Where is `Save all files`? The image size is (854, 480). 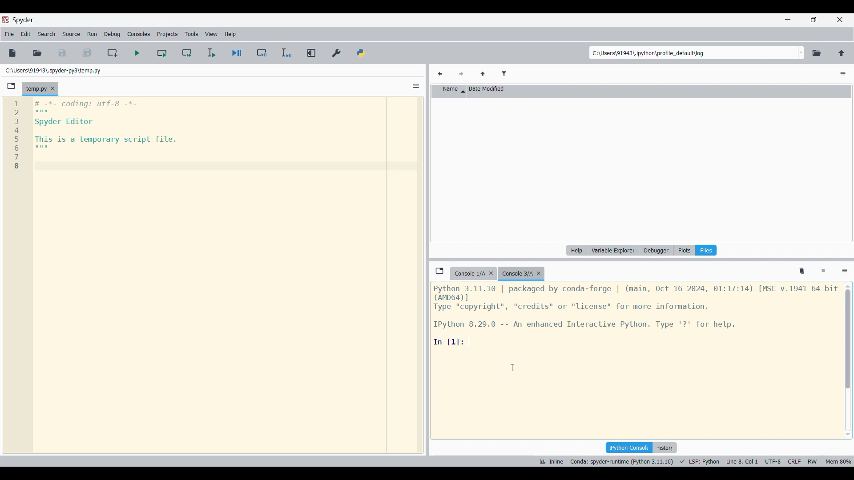
Save all files is located at coordinates (87, 53).